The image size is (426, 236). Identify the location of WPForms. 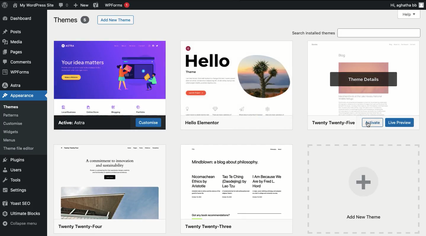
(117, 5).